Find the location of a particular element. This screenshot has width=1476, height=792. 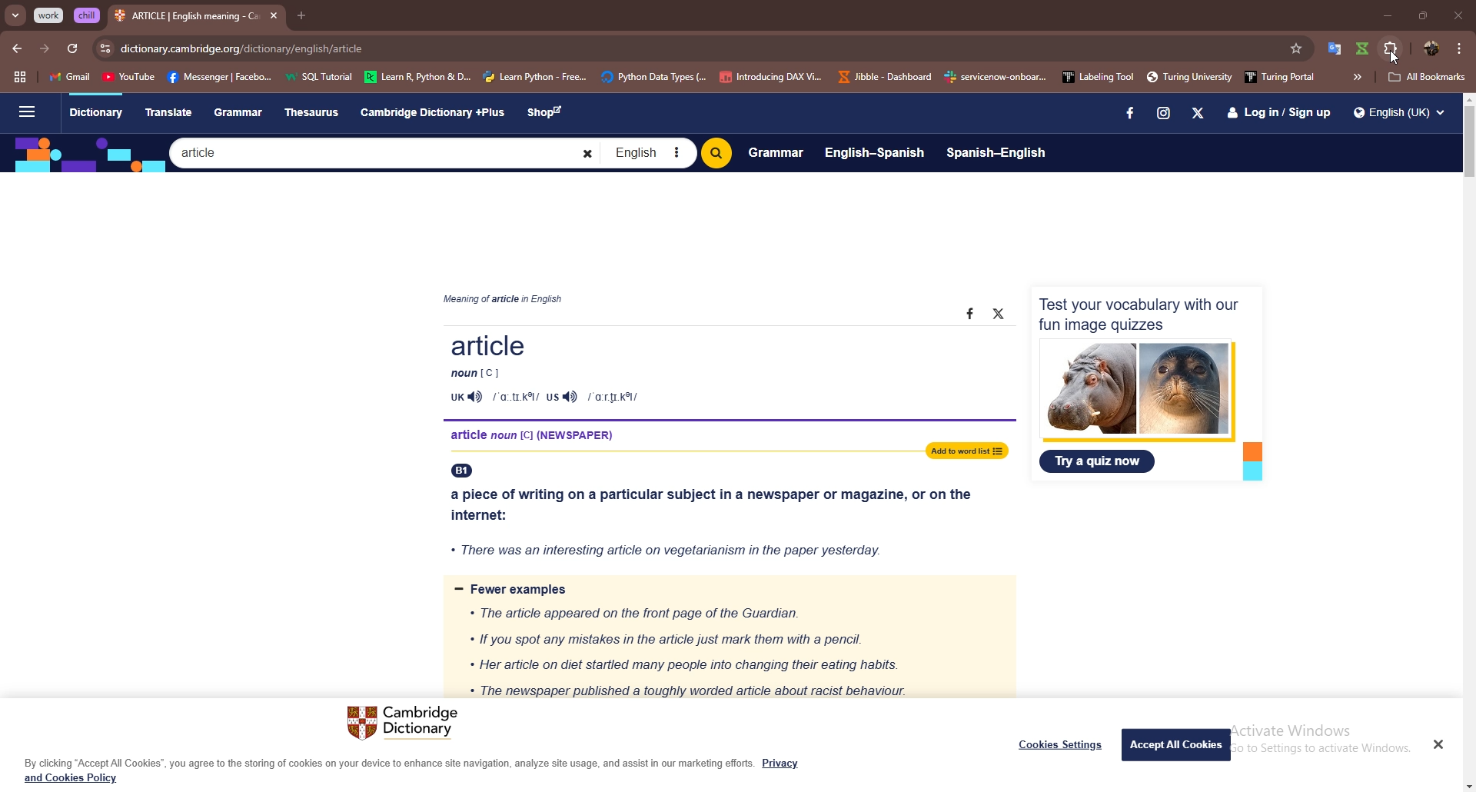

scroll up is located at coordinates (1467, 98).